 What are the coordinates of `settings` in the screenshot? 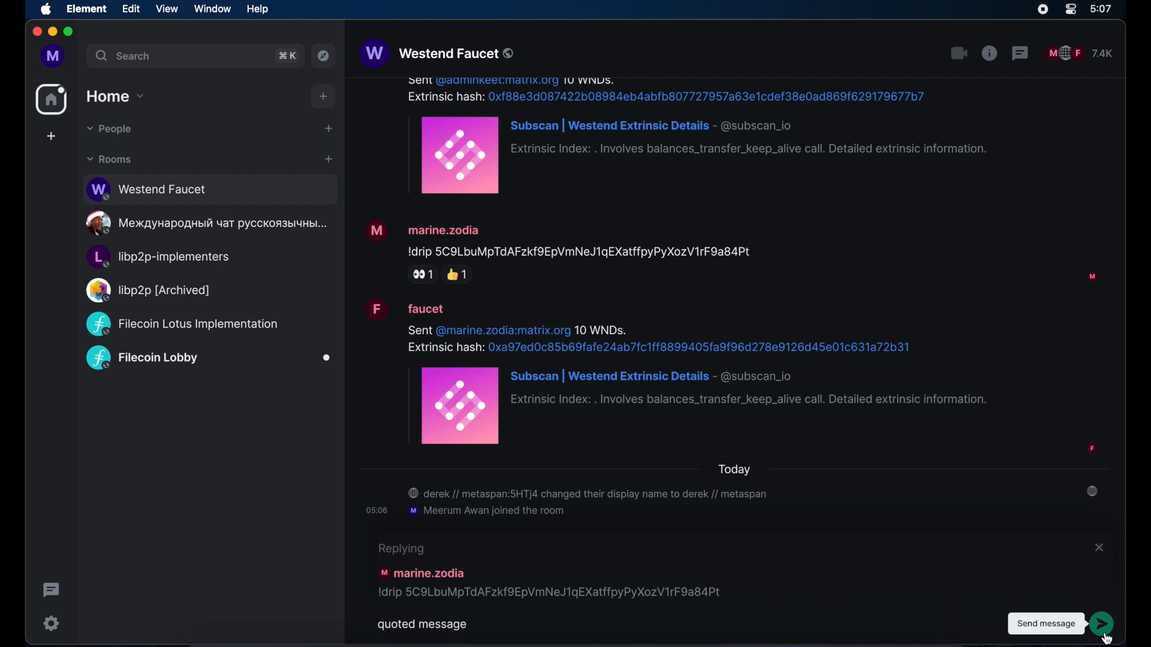 It's located at (52, 623).